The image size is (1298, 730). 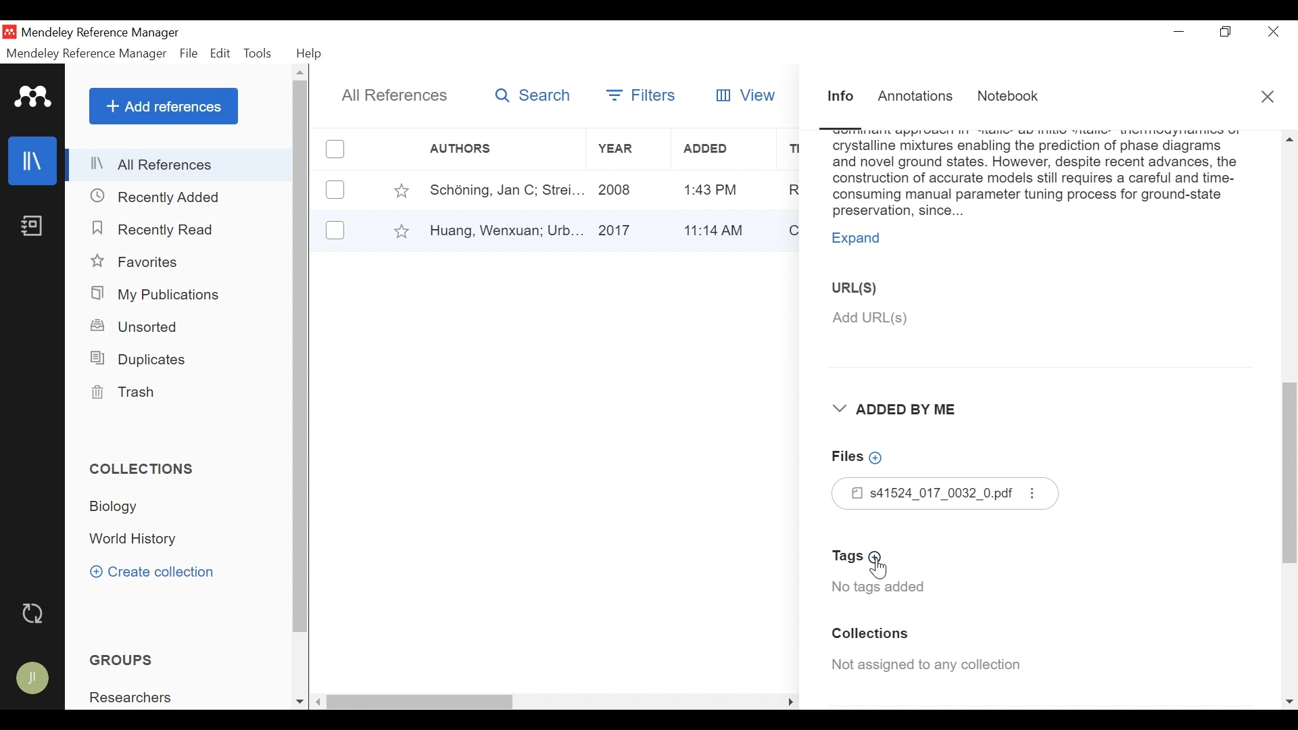 What do you see at coordinates (34, 615) in the screenshot?
I see `Sync` at bounding box center [34, 615].